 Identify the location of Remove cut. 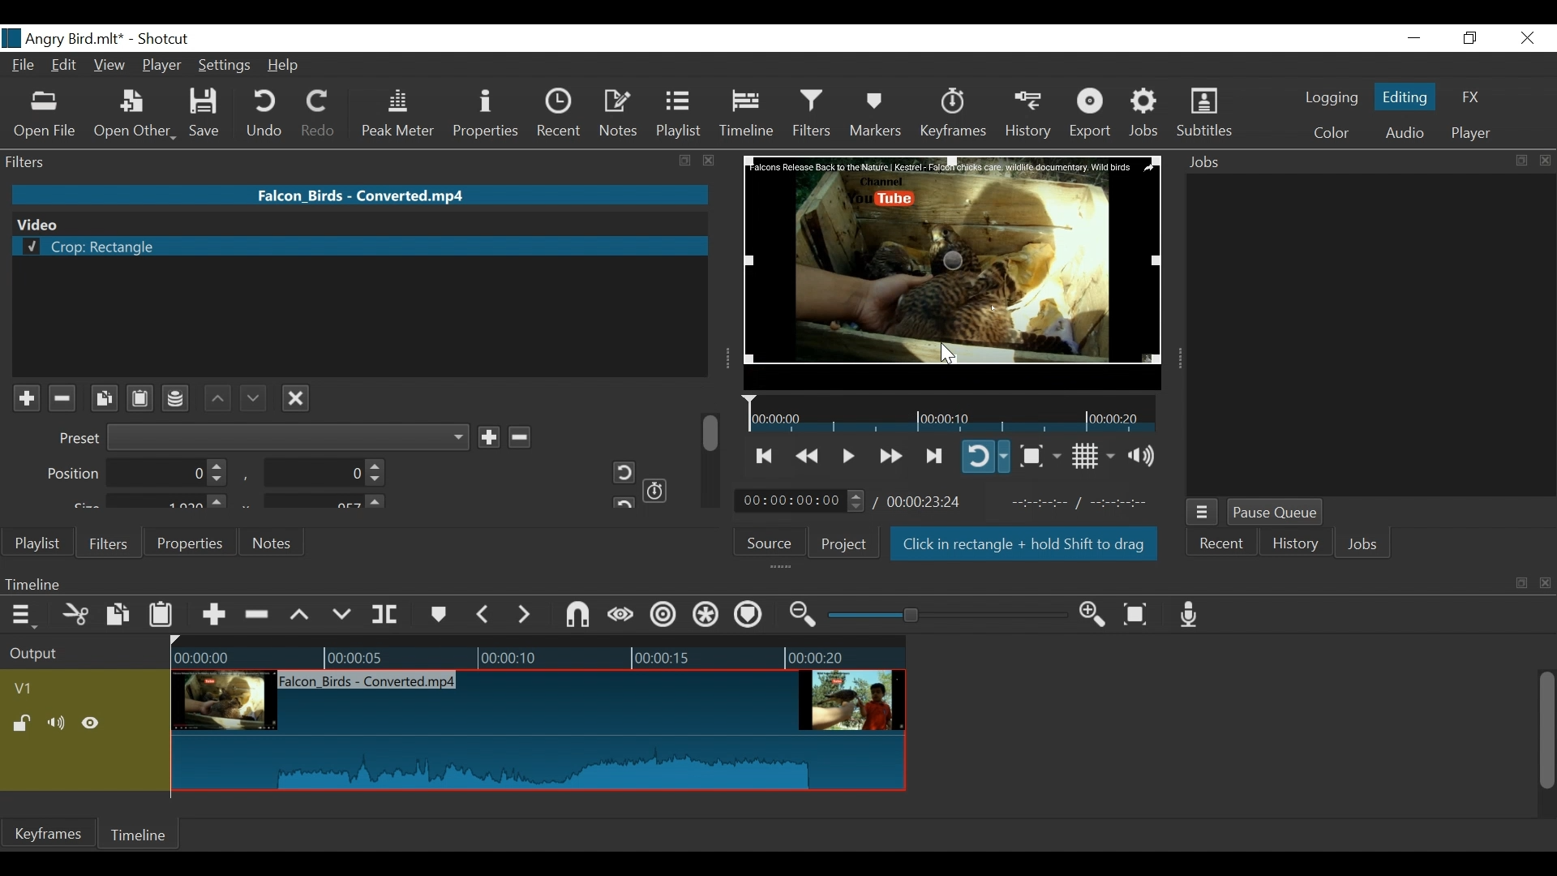
(259, 616).